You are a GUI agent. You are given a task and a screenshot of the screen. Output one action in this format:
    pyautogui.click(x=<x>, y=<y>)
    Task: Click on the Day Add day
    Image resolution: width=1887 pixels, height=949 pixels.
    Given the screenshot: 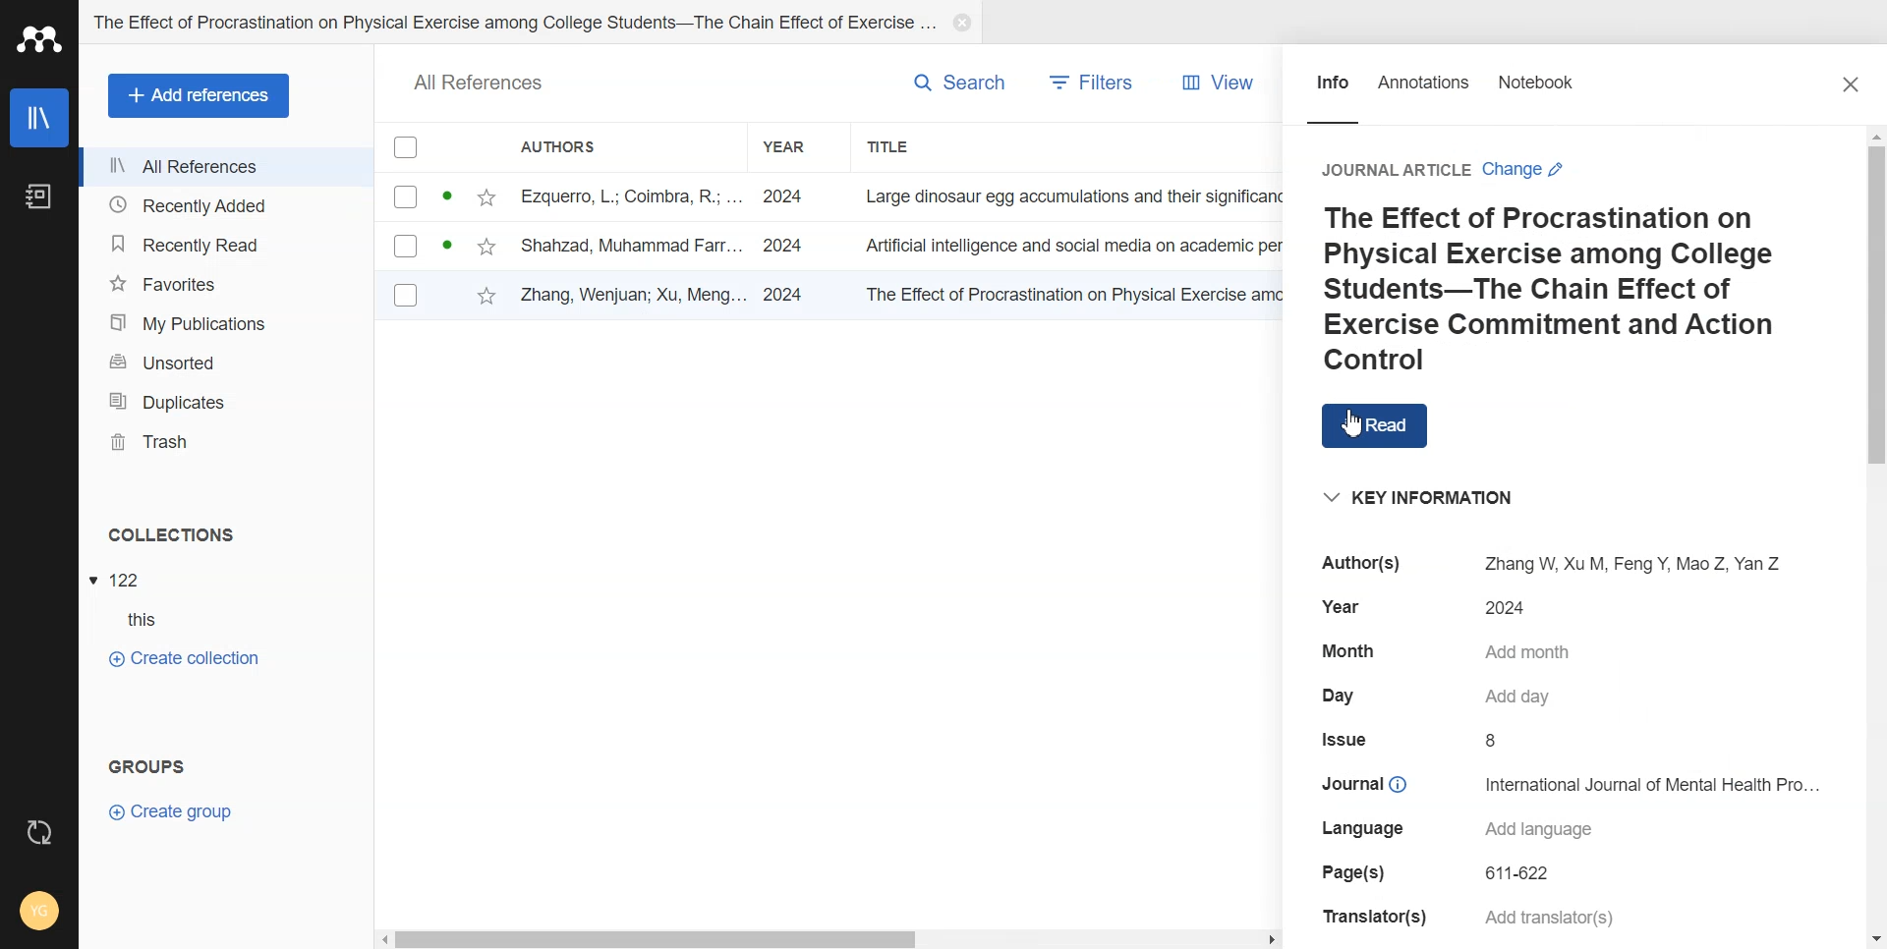 What is the action you would take?
    pyautogui.click(x=1437, y=696)
    